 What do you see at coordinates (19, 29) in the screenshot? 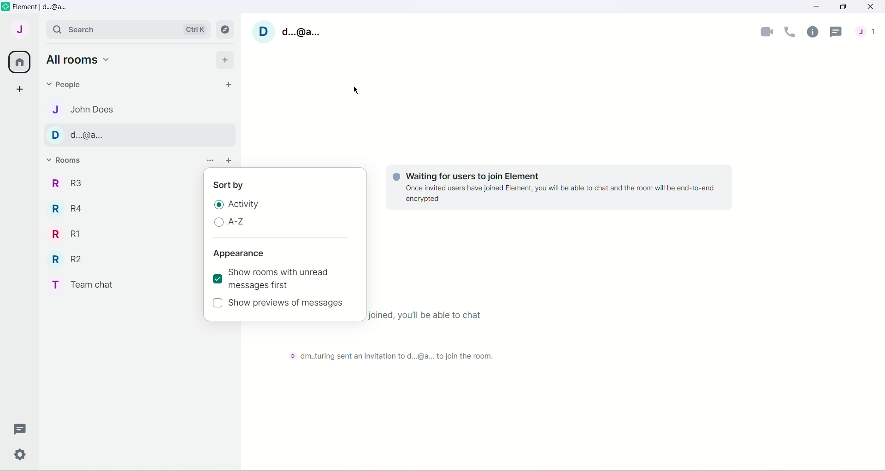
I see `User menu` at bounding box center [19, 29].